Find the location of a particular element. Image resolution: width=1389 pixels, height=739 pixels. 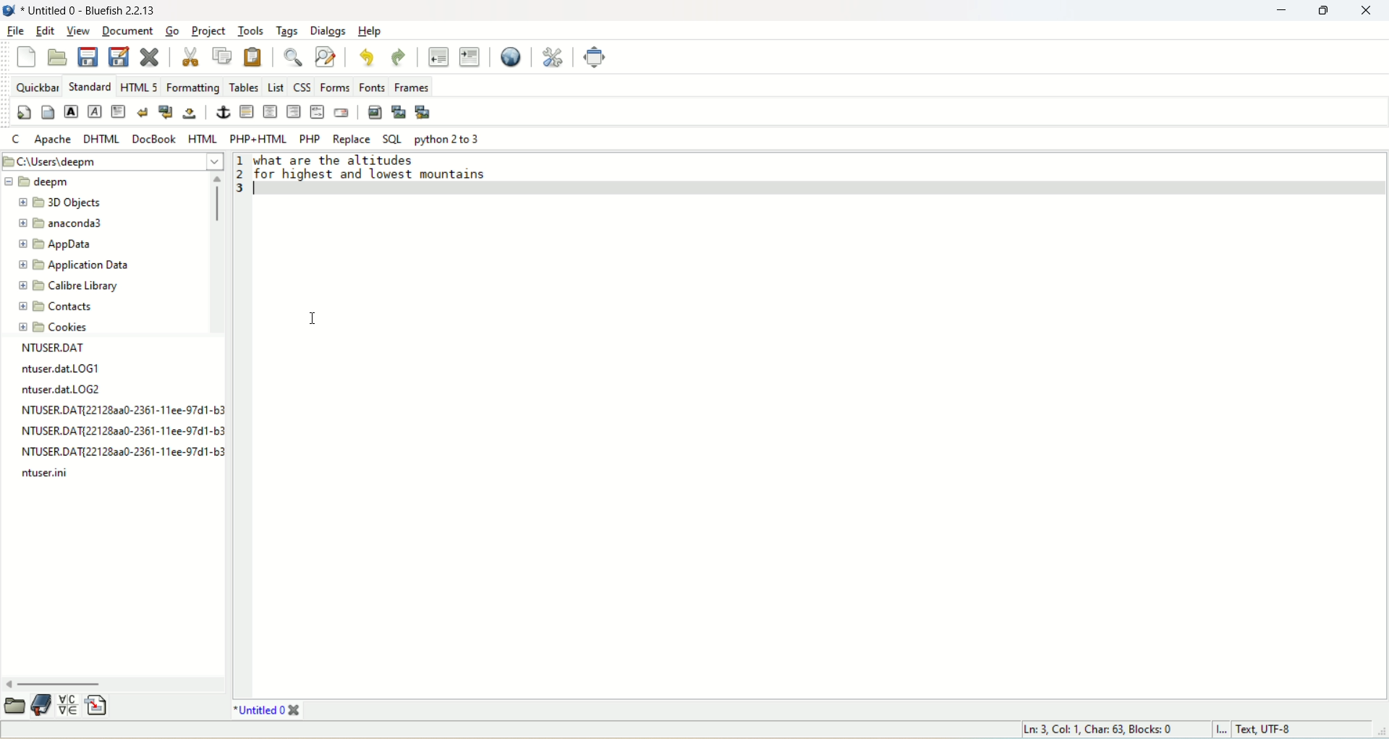

C is located at coordinates (15, 138).